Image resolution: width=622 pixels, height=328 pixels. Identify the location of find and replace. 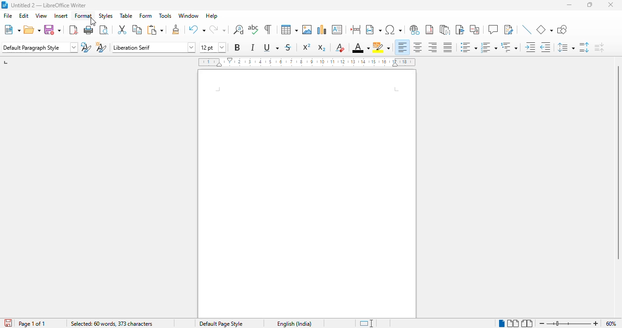
(239, 29).